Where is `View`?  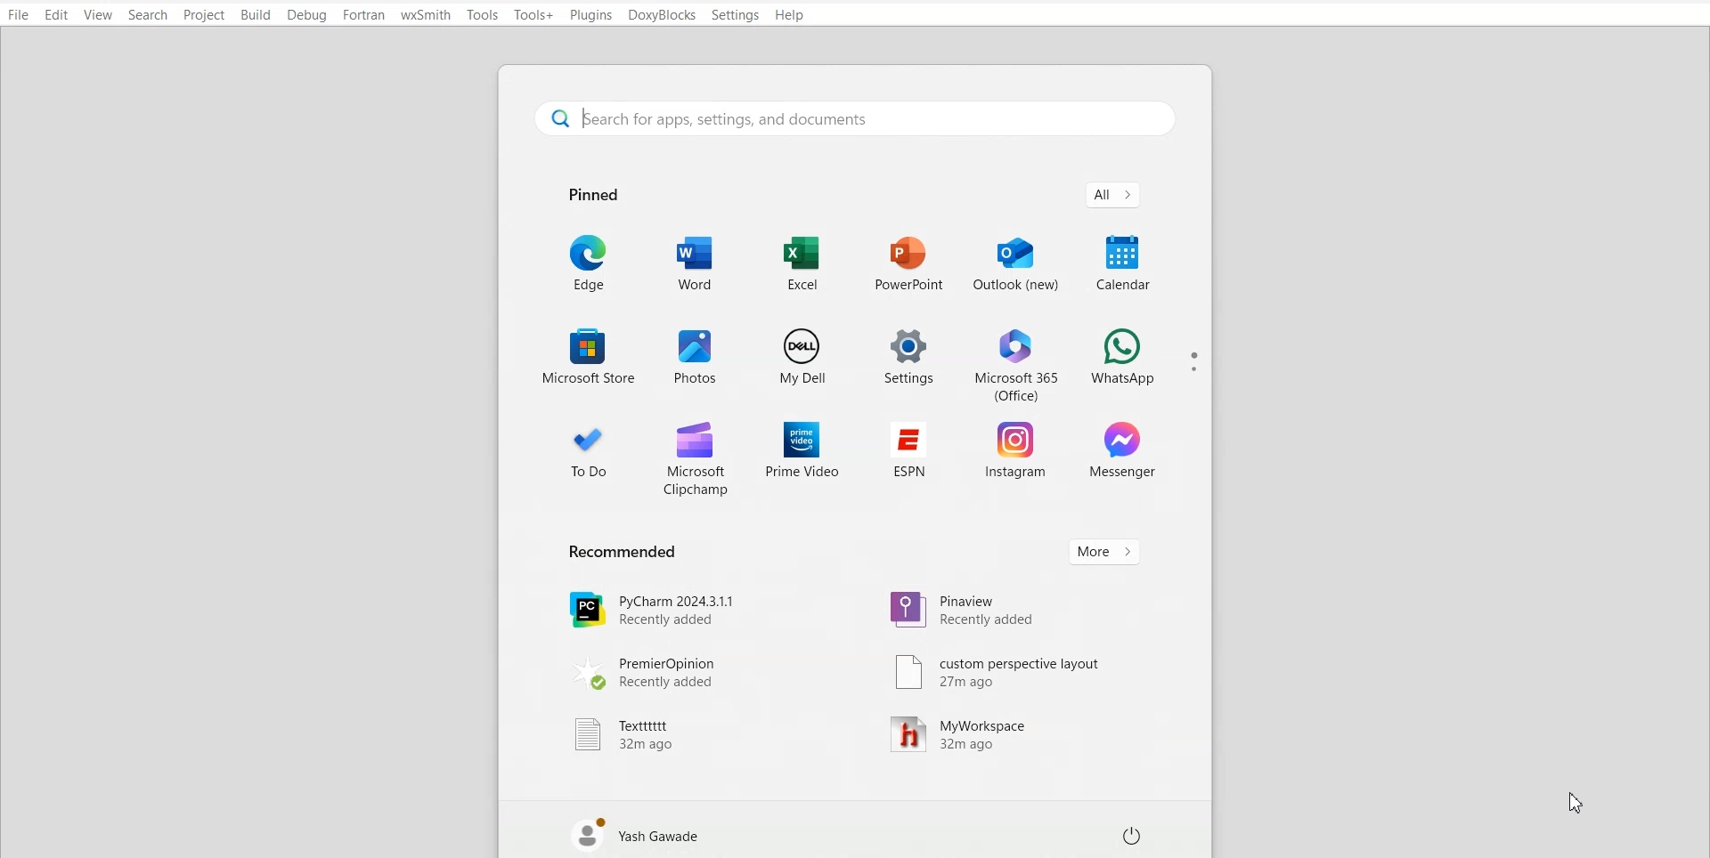 View is located at coordinates (97, 15).